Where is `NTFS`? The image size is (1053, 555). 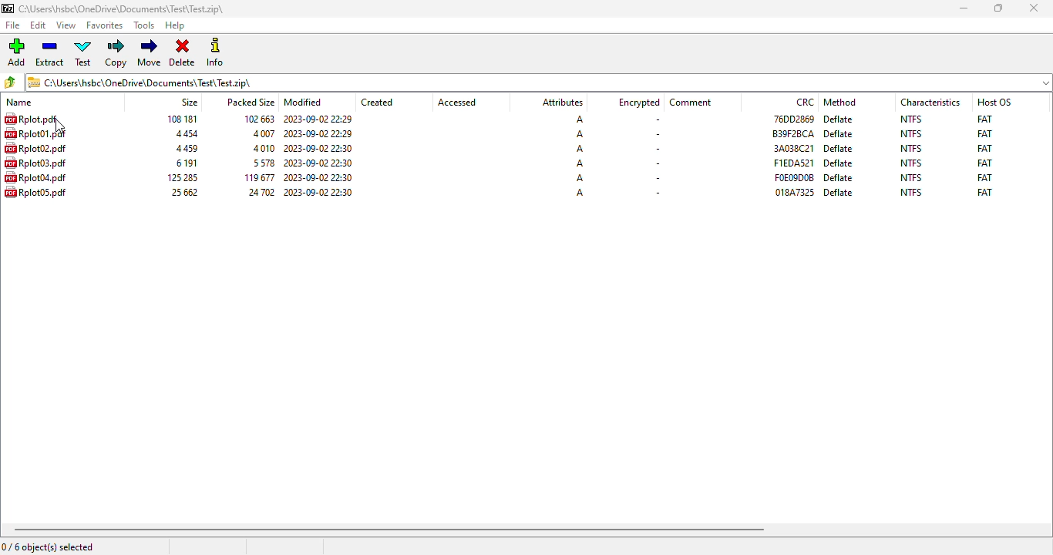
NTFS is located at coordinates (911, 119).